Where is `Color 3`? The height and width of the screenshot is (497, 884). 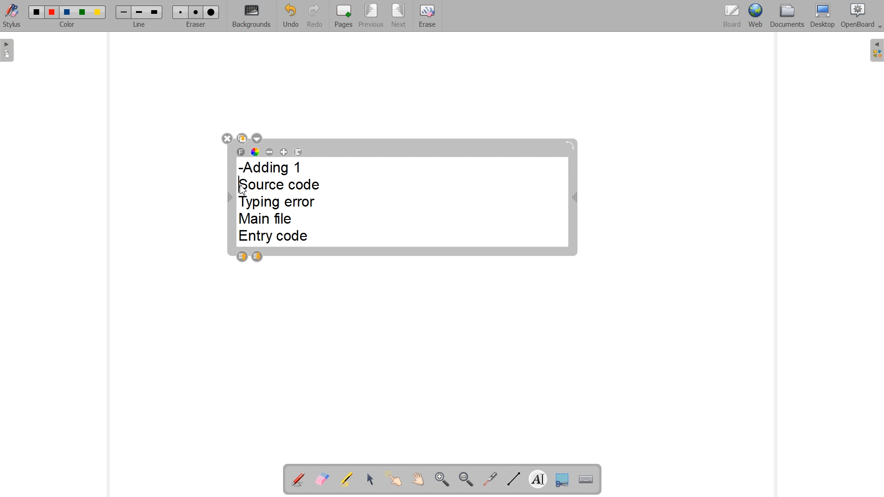 Color 3 is located at coordinates (67, 12).